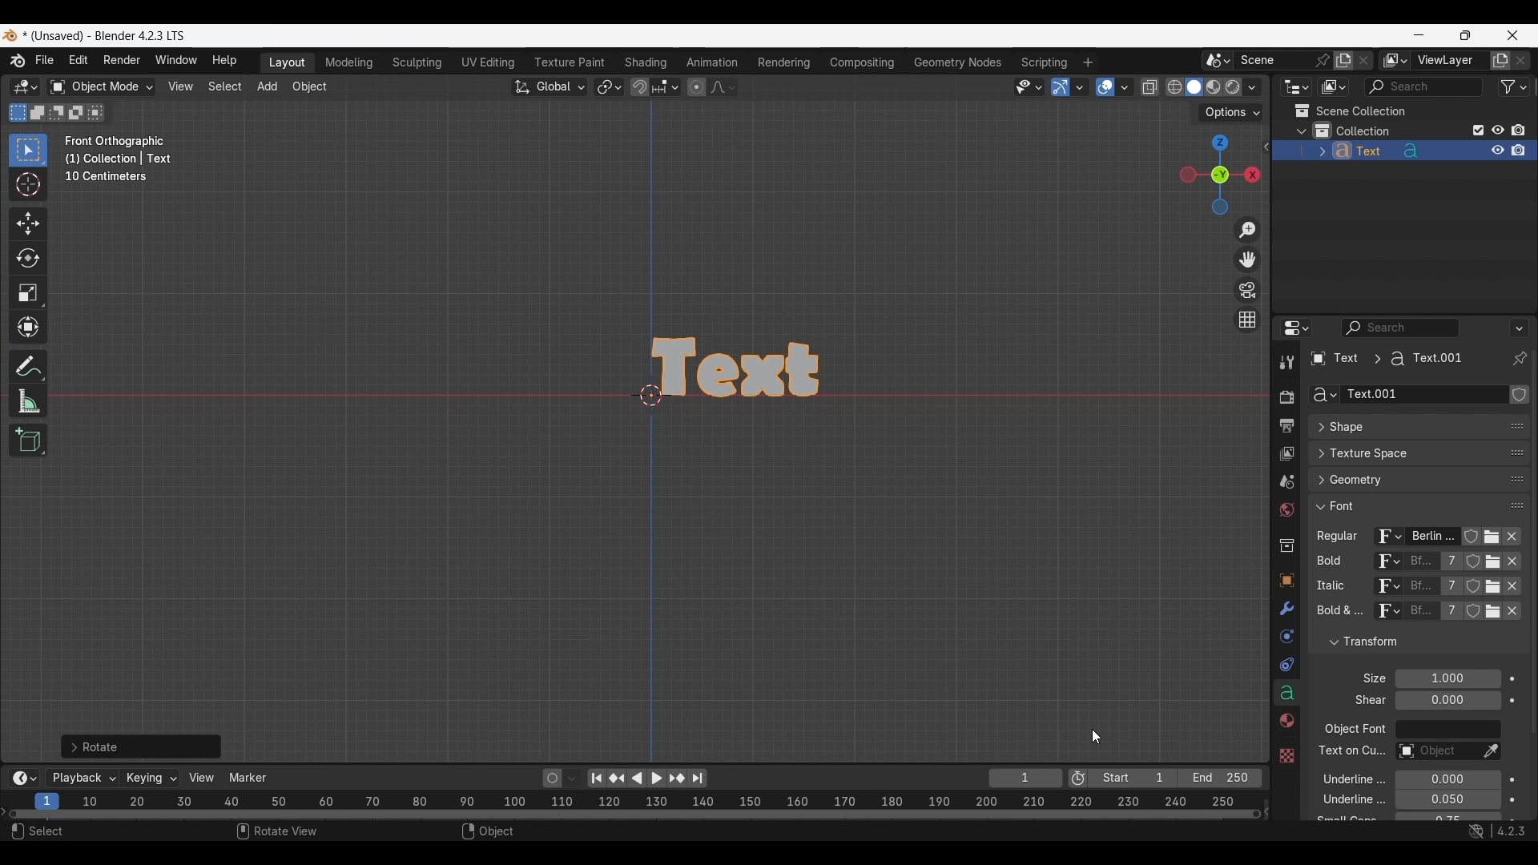  Describe the element at coordinates (1286, 511) in the screenshot. I see `World` at that location.